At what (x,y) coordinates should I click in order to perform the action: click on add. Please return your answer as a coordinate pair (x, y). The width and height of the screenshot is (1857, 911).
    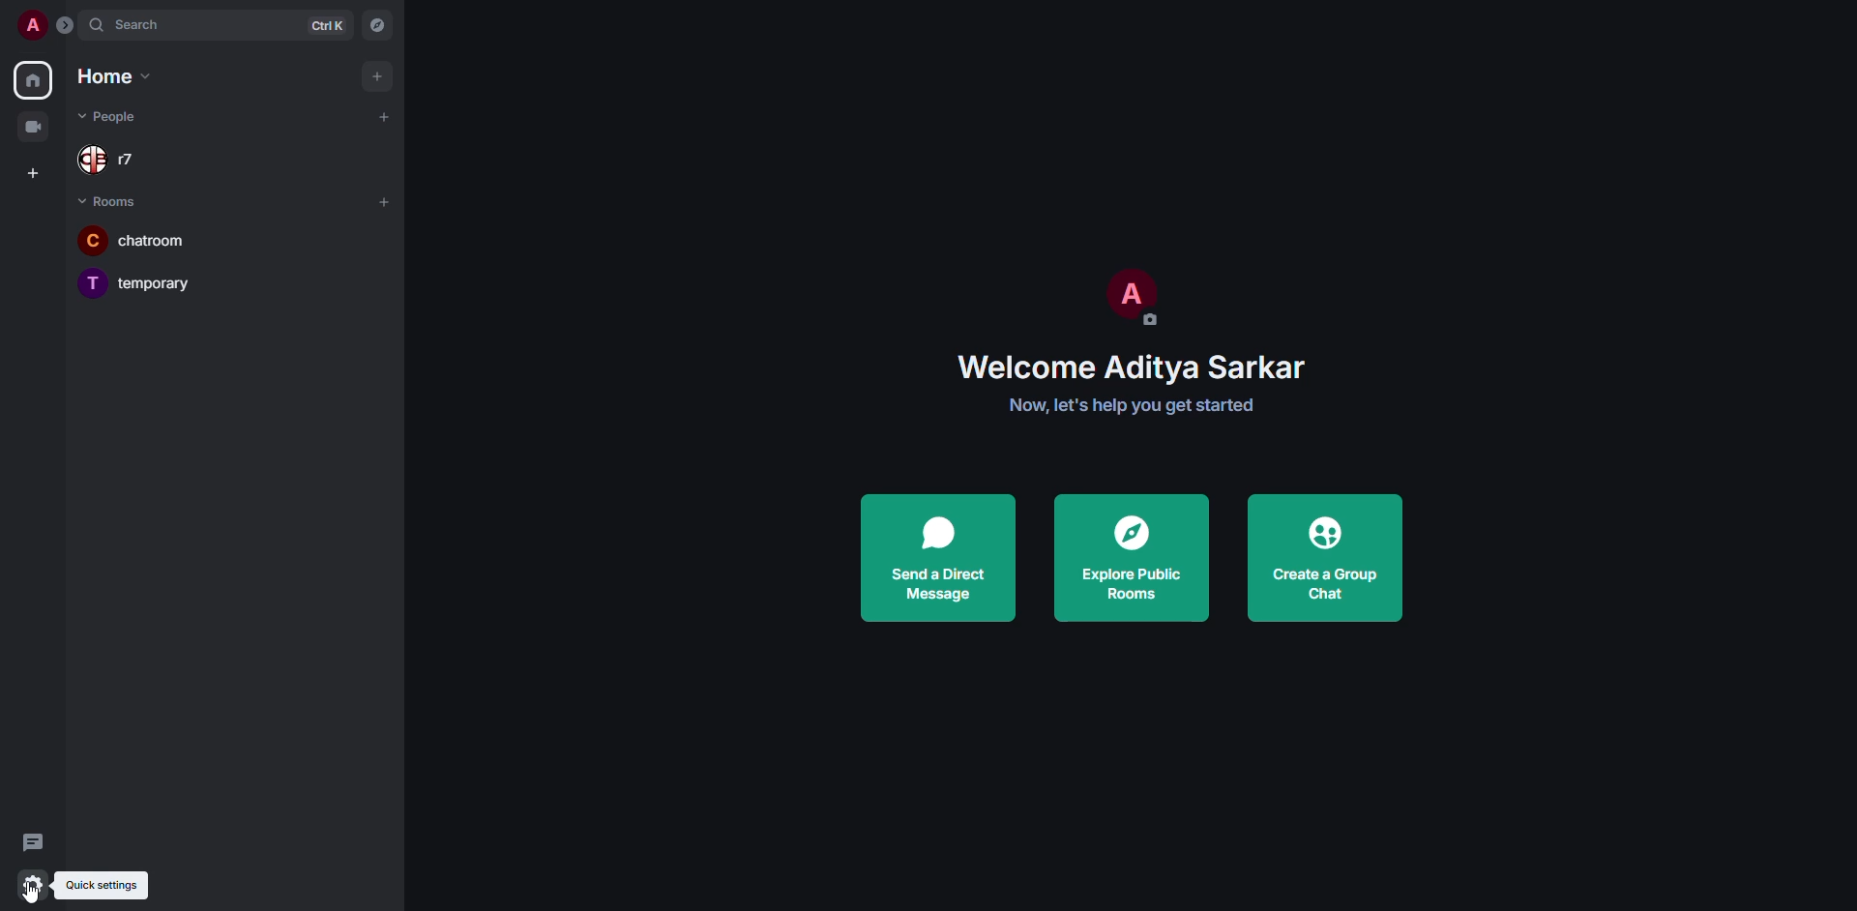
    Looking at the image, I should click on (386, 200).